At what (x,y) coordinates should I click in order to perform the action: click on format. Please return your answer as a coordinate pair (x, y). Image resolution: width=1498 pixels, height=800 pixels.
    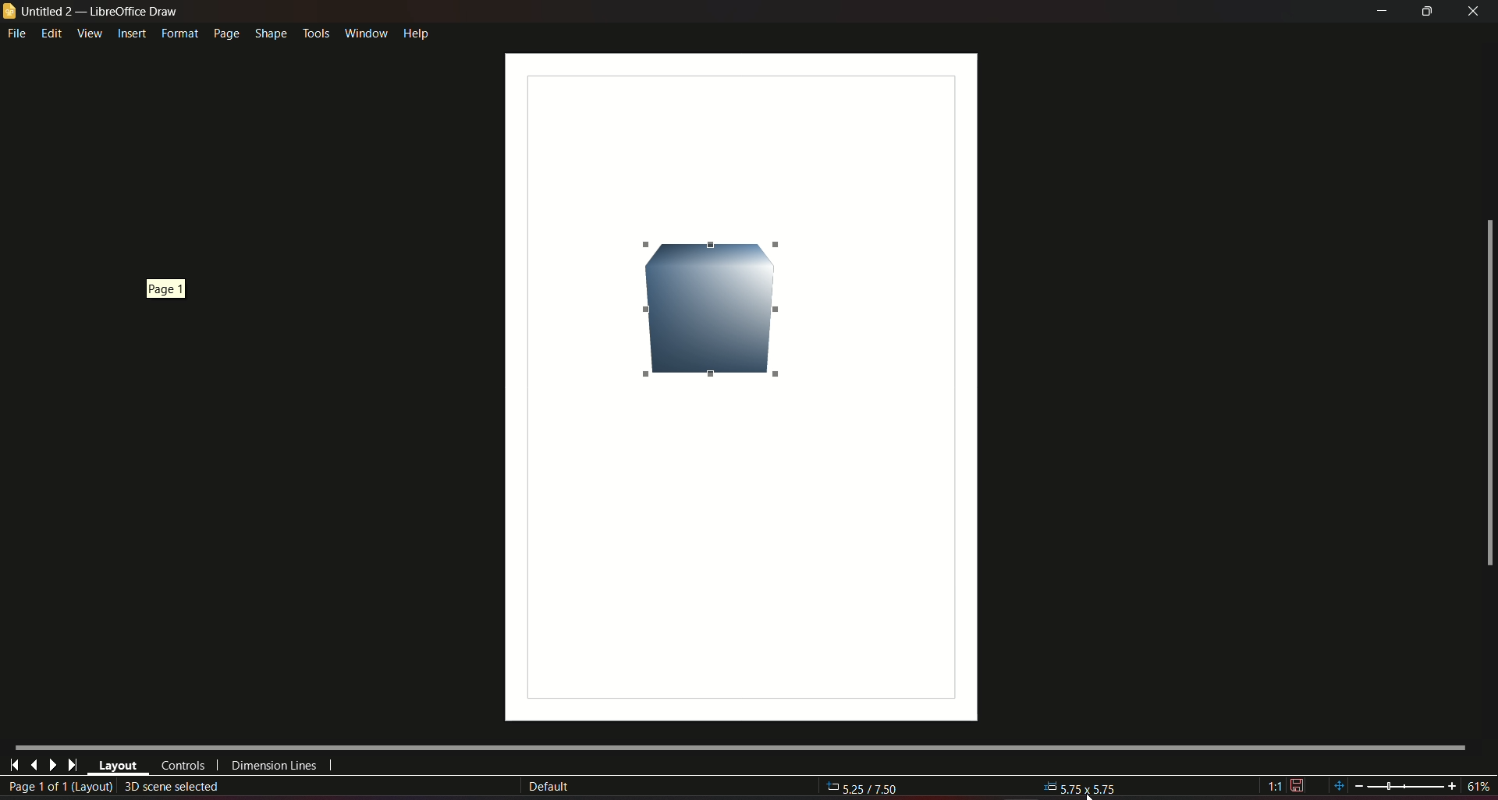
    Looking at the image, I should click on (178, 34).